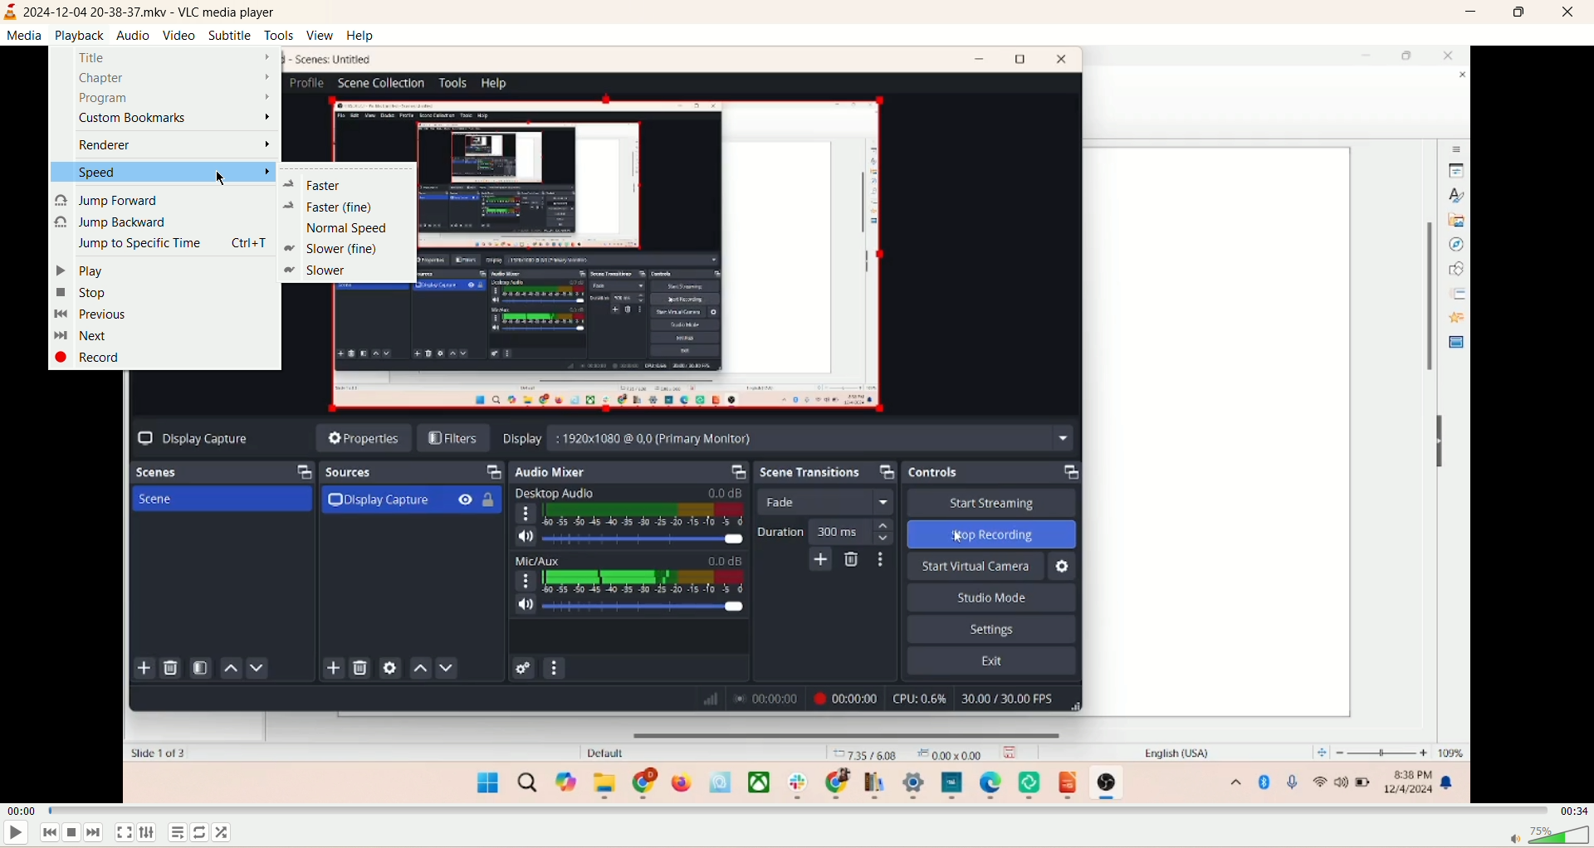  Describe the element at coordinates (81, 293) in the screenshot. I see `stop` at that location.